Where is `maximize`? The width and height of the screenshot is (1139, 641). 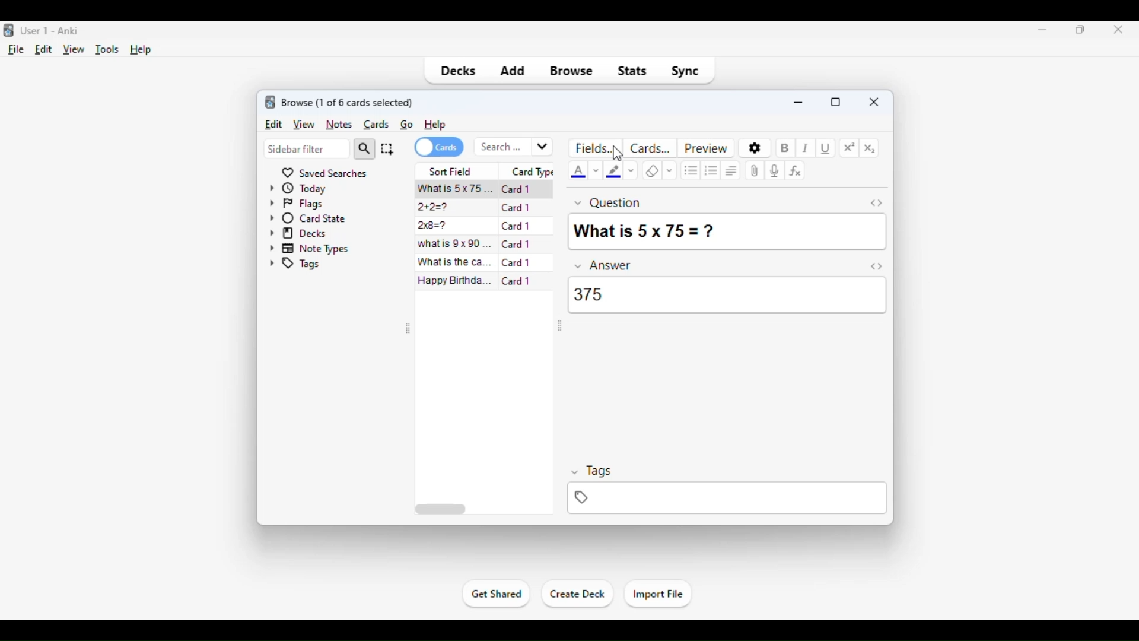
maximize is located at coordinates (836, 102).